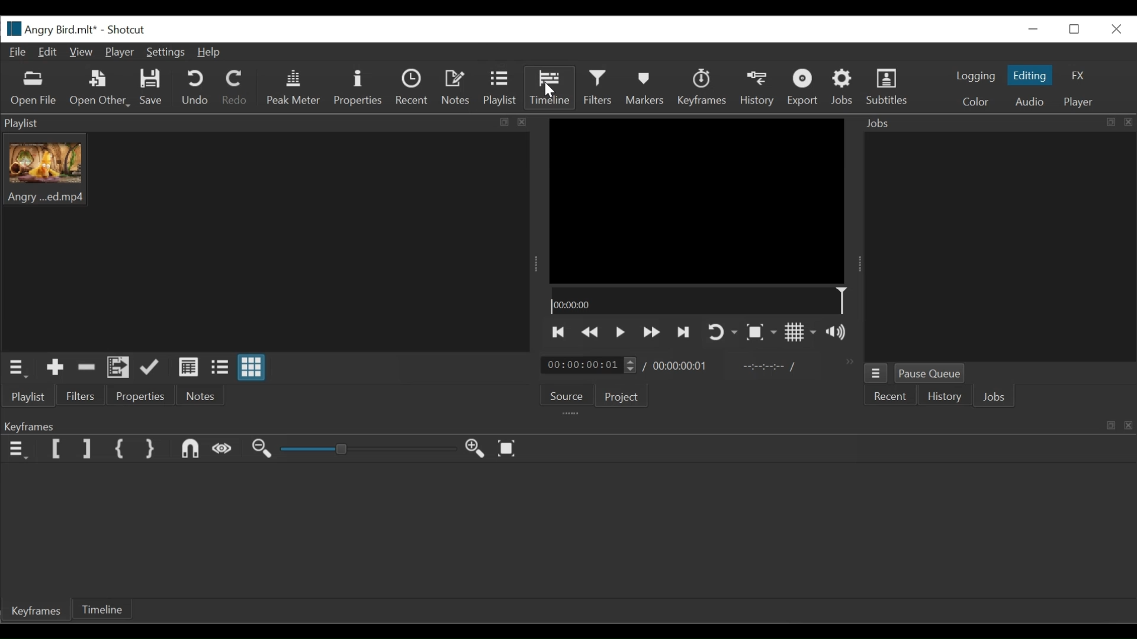  Describe the element at coordinates (203, 396) in the screenshot. I see `Notes` at that location.